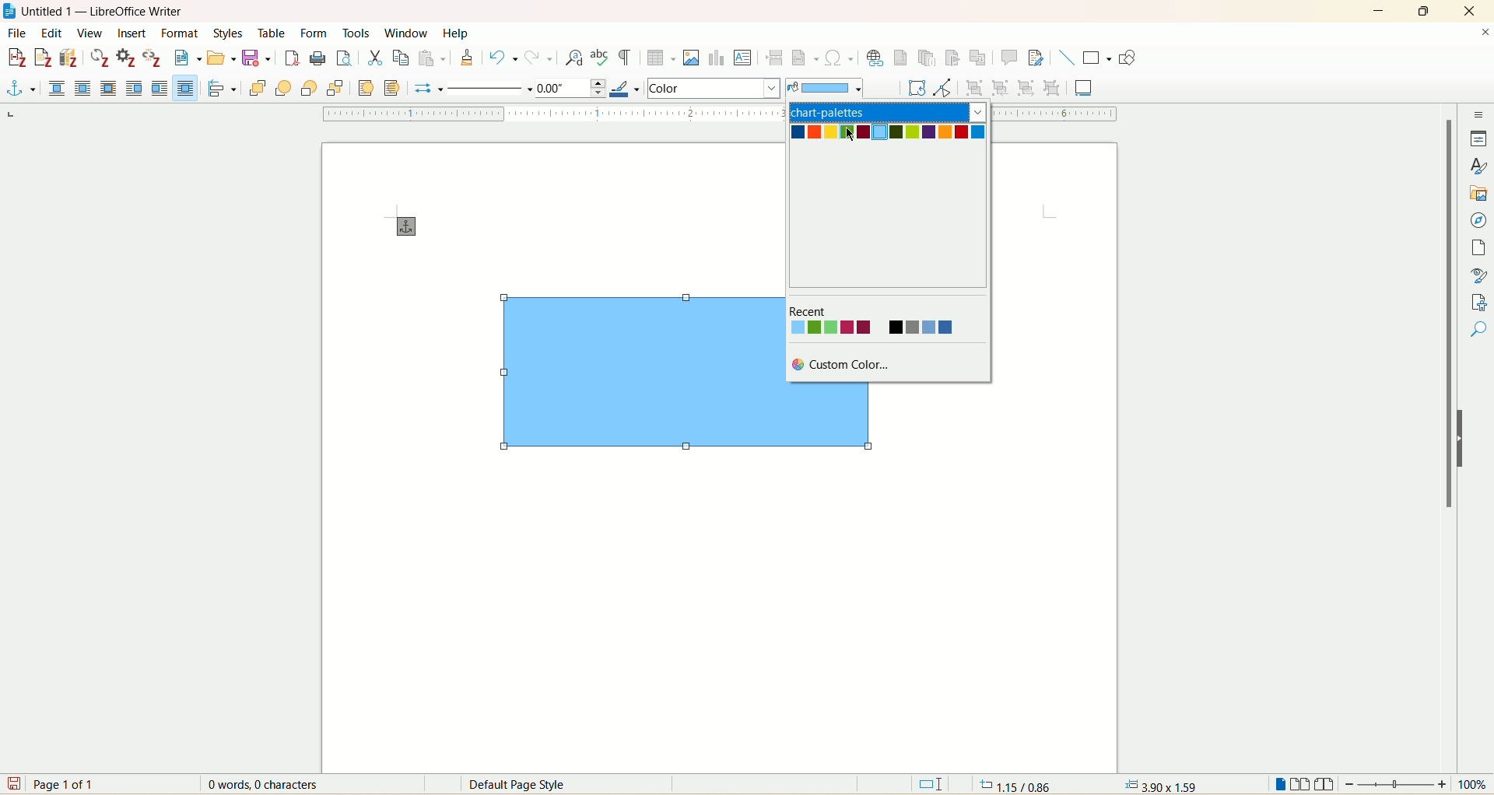 The image size is (1494, 795). What do you see at coordinates (573, 58) in the screenshot?
I see `find and replace` at bounding box center [573, 58].